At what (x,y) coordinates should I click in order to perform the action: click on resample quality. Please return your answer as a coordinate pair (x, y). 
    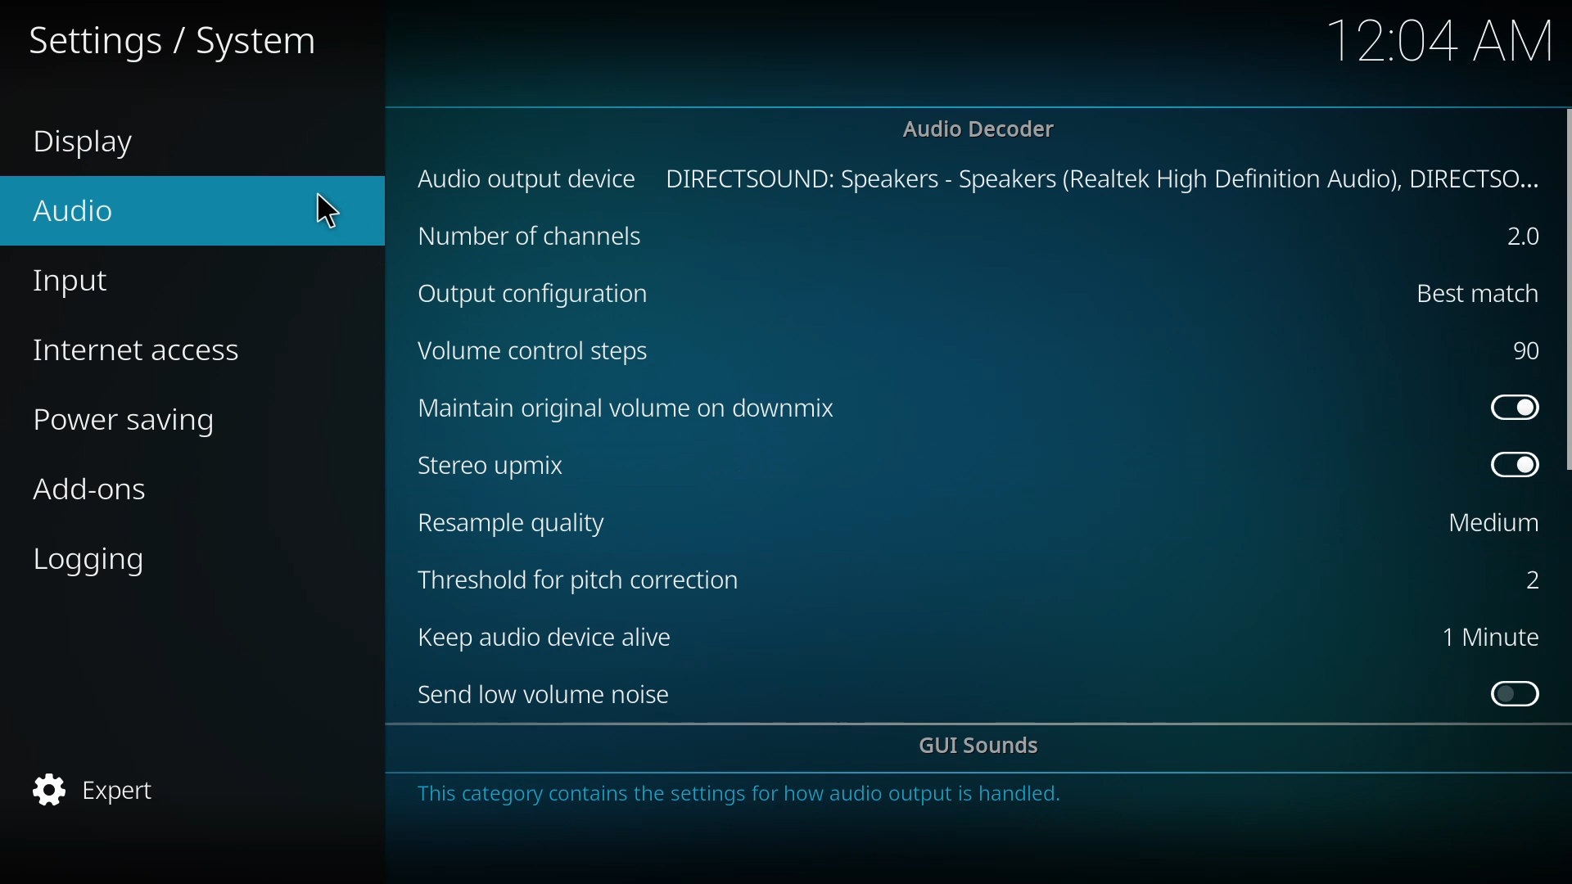
    Looking at the image, I should click on (523, 521).